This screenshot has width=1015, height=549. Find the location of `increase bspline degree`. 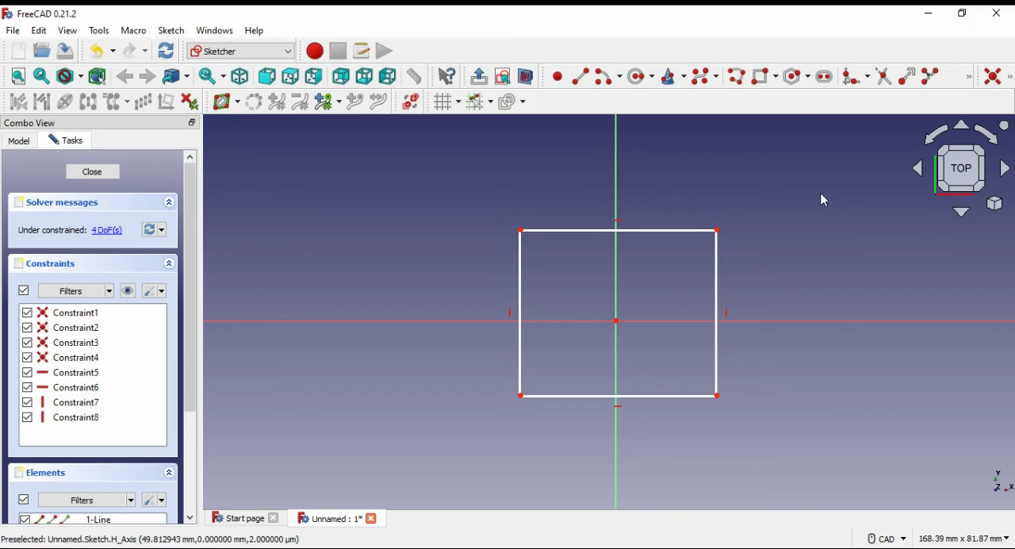

increase bspline degree is located at coordinates (278, 102).